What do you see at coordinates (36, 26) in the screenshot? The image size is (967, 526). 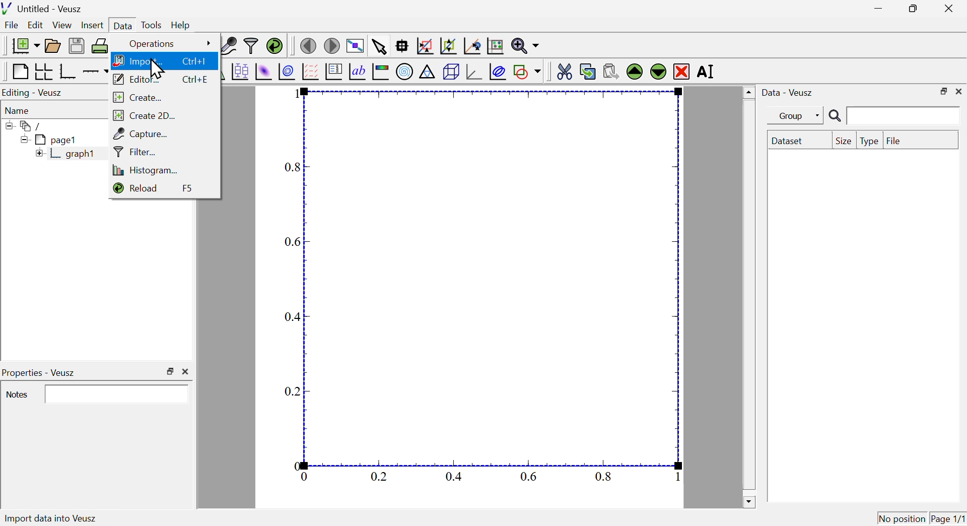 I see `Edit` at bounding box center [36, 26].